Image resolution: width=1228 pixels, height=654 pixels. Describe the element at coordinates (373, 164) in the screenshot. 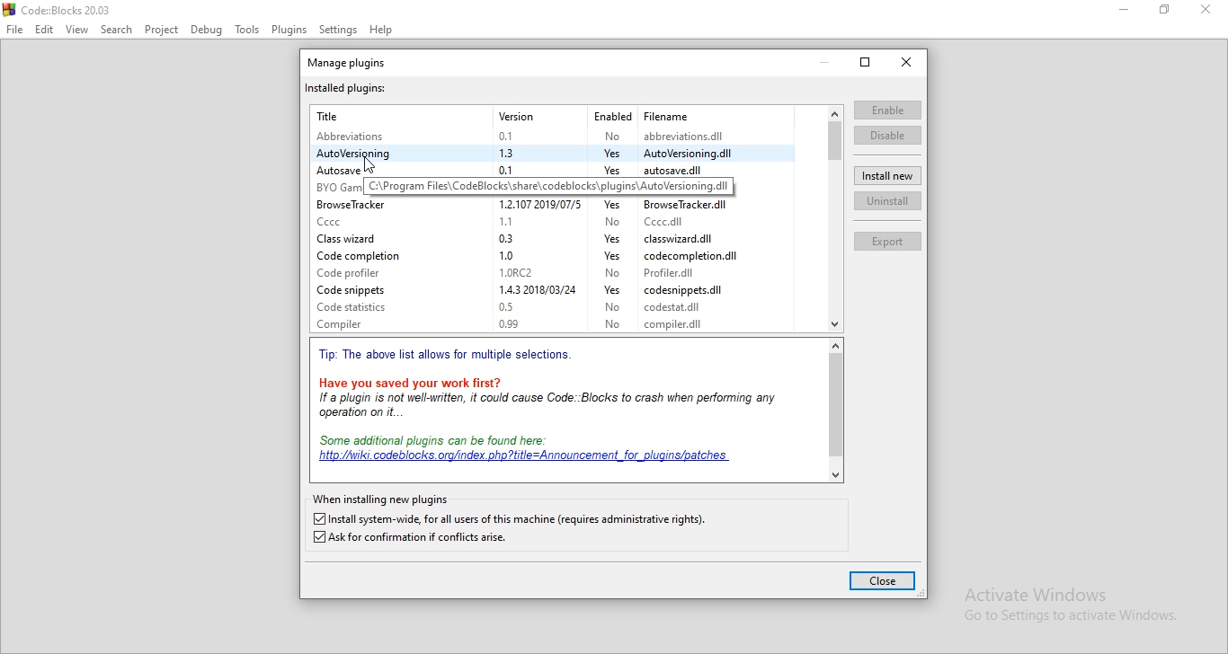

I see `Cursor` at that location.